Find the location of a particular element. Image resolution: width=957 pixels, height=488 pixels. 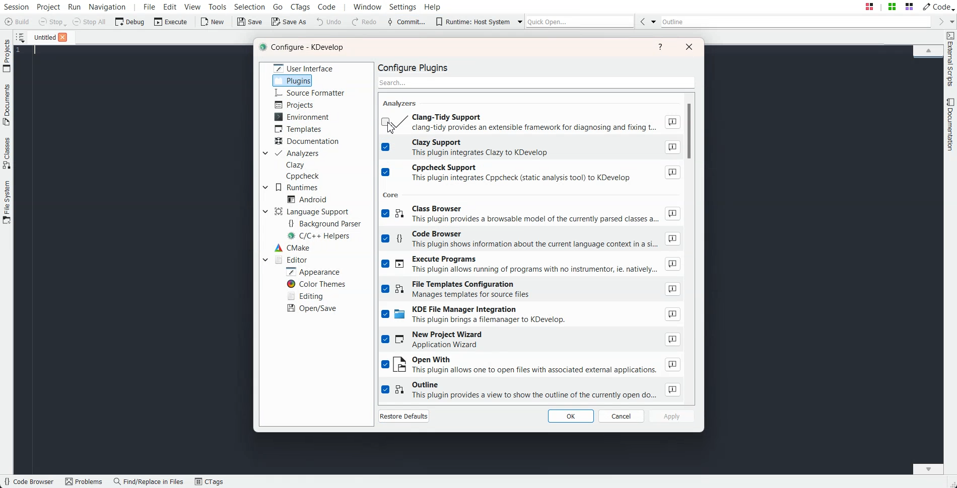

Android is located at coordinates (307, 199).